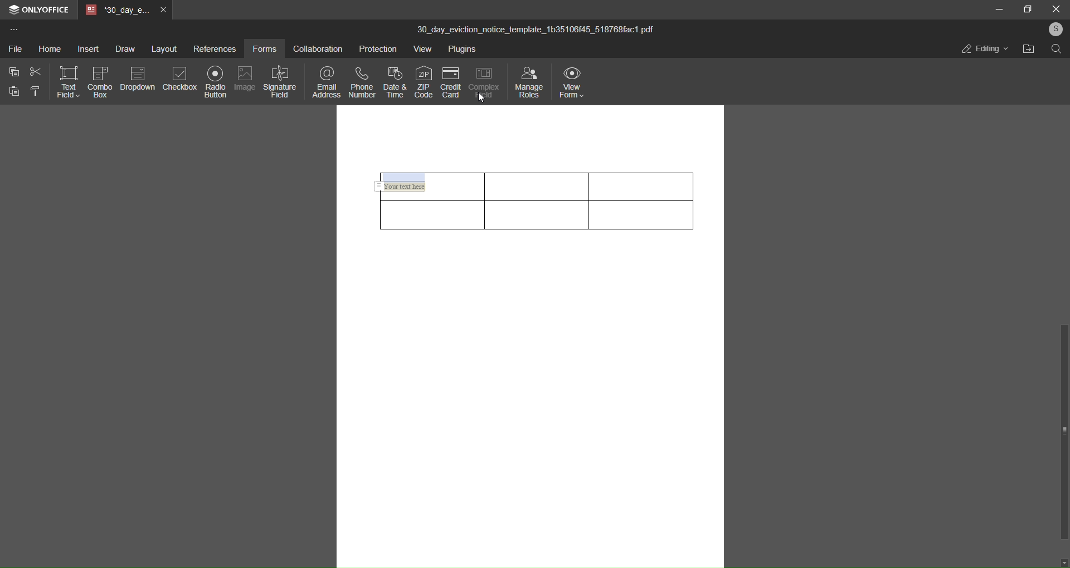  What do you see at coordinates (1054, 8) in the screenshot?
I see `close` at bounding box center [1054, 8].